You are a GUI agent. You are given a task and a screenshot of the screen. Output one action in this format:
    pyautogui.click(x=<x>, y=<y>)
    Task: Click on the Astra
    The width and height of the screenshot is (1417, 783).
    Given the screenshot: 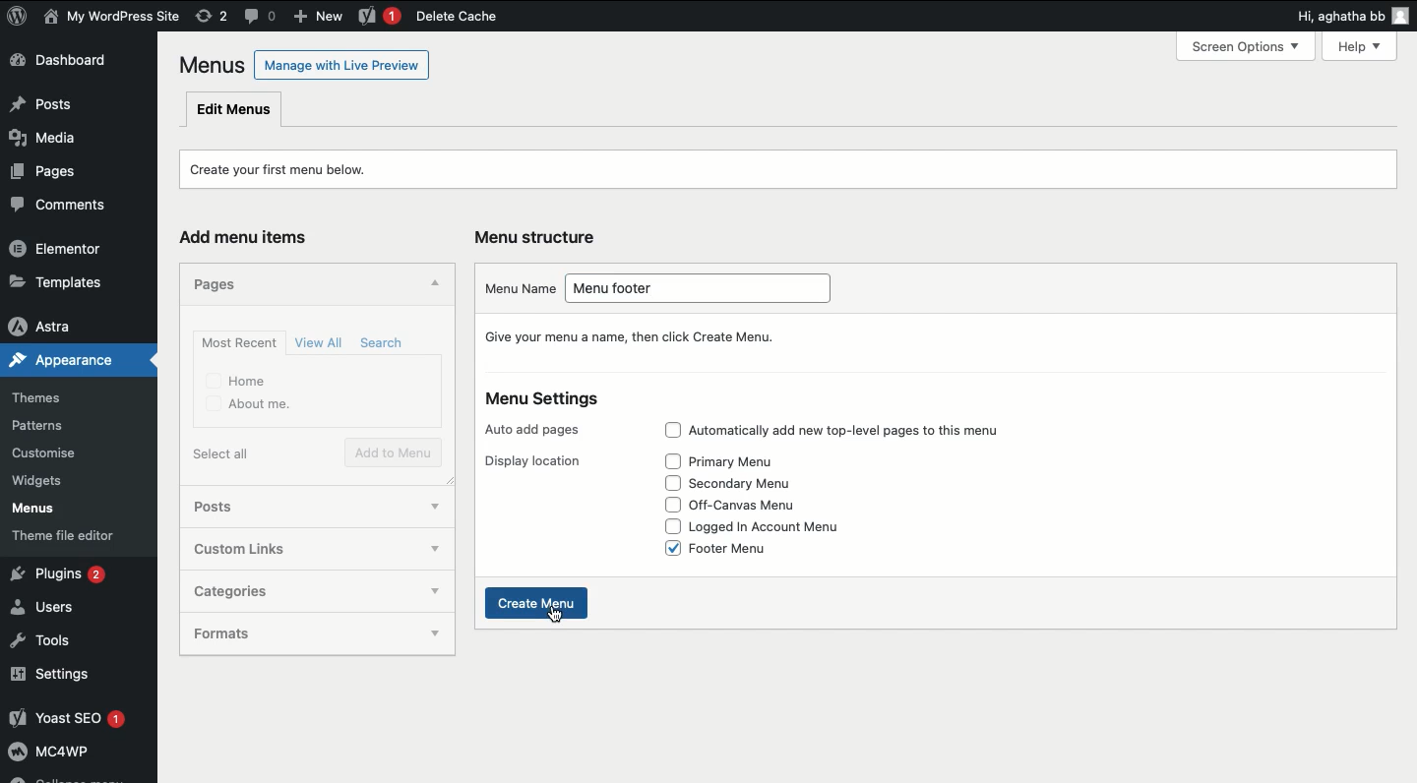 What is the action you would take?
    pyautogui.click(x=70, y=326)
    